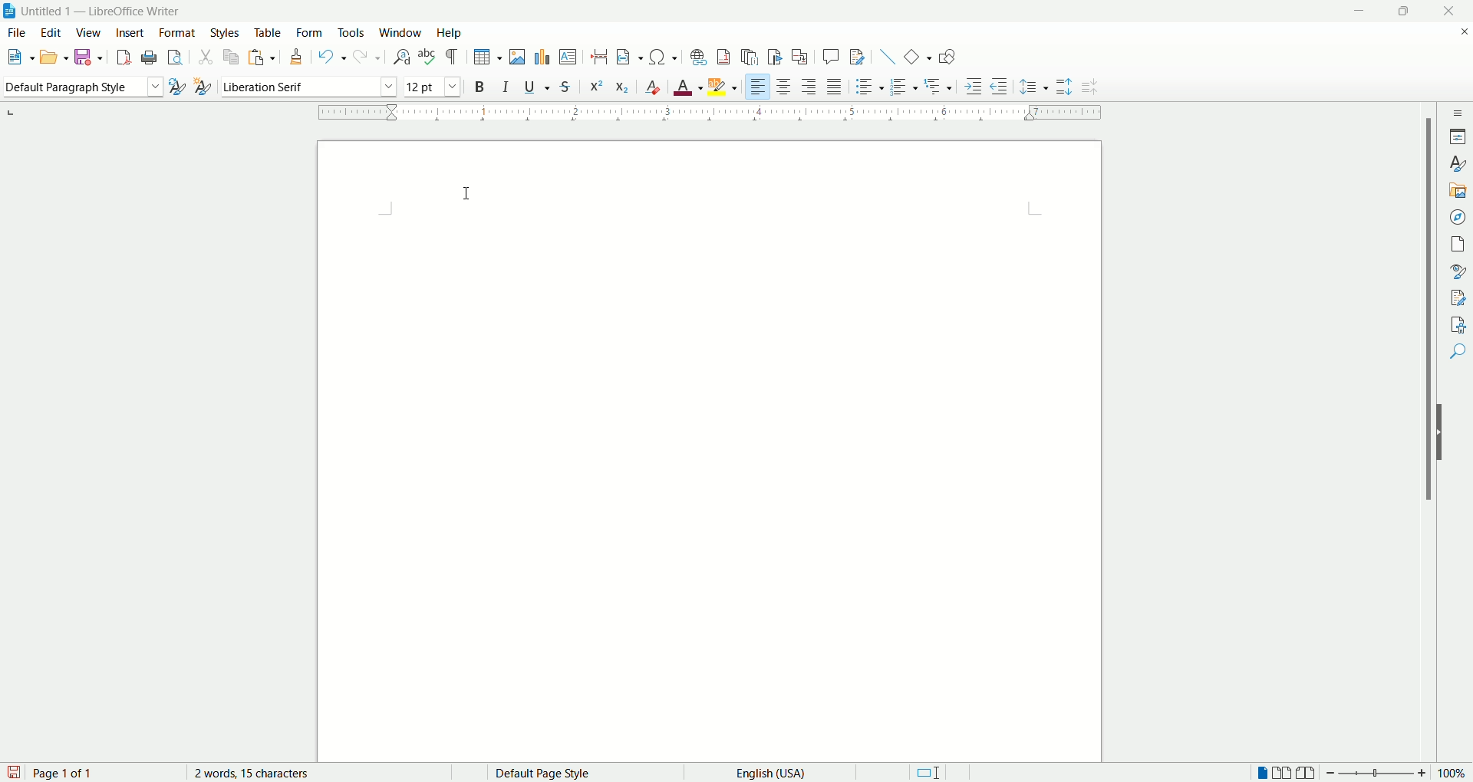  Describe the element at coordinates (401, 57) in the screenshot. I see `find and replace` at that location.